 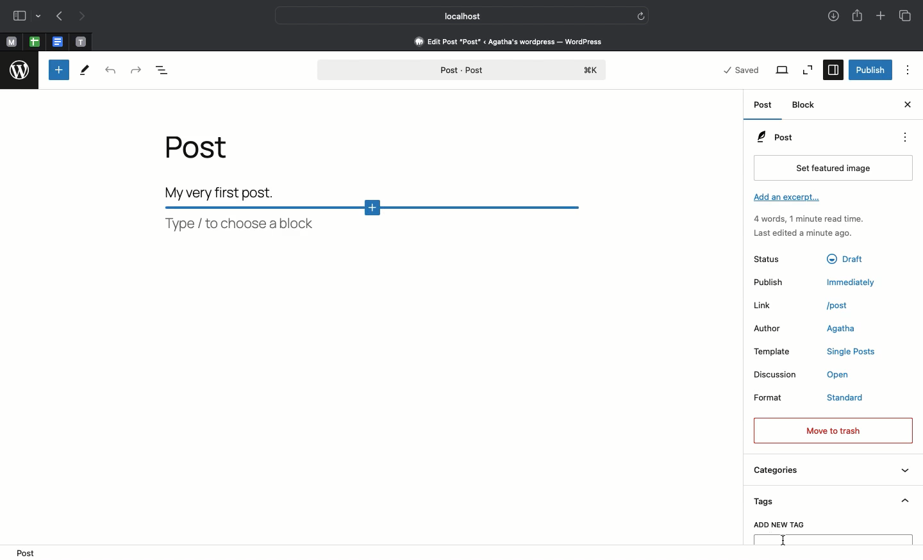 I want to click on , so click(x=40, y=15).